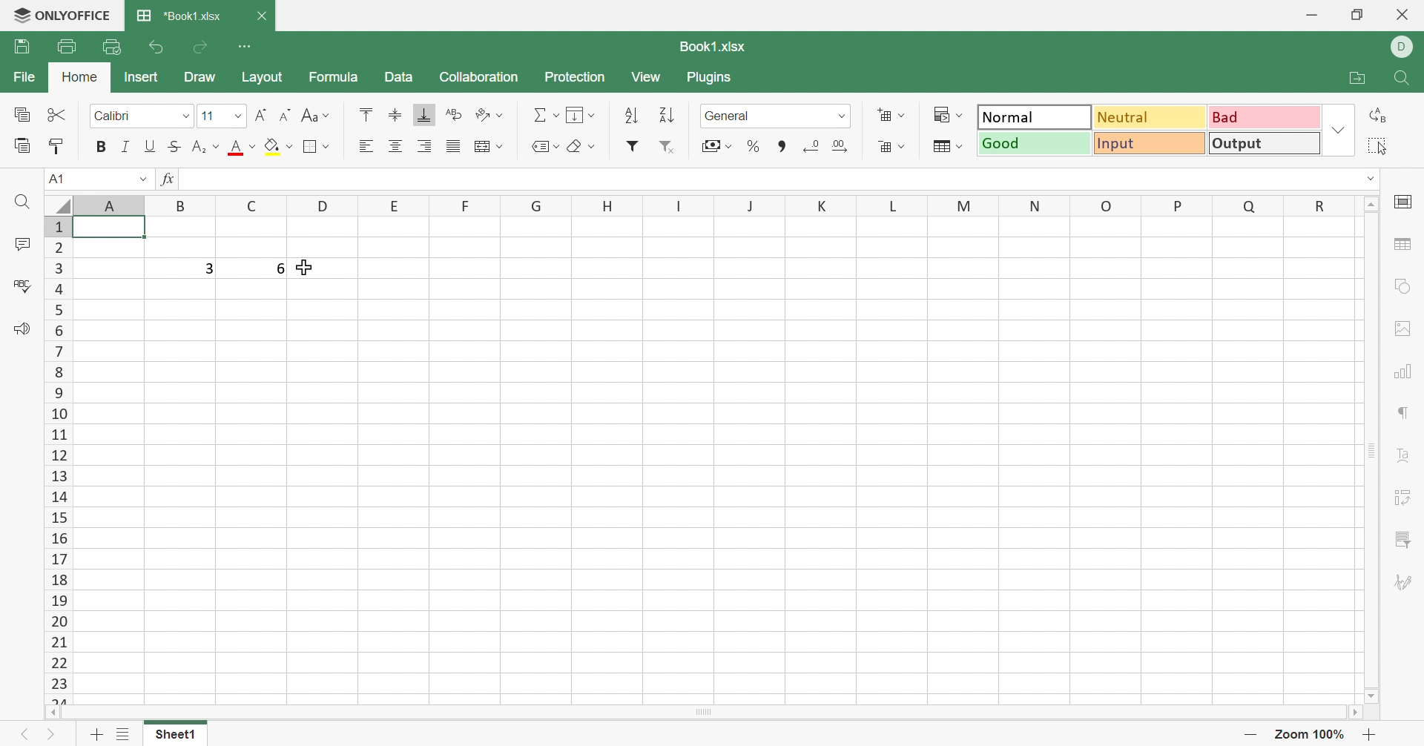 The width and height of the screenshot is (1424, 746). What do you see at coordinates (303, 265) in the screenshot?
I see `Cursor` at bounding box center [303, 265].